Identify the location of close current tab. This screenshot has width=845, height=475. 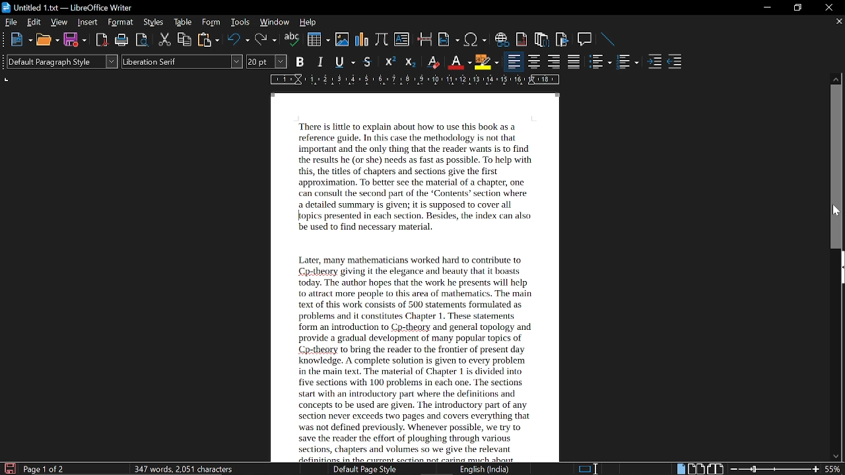
(838, 23).